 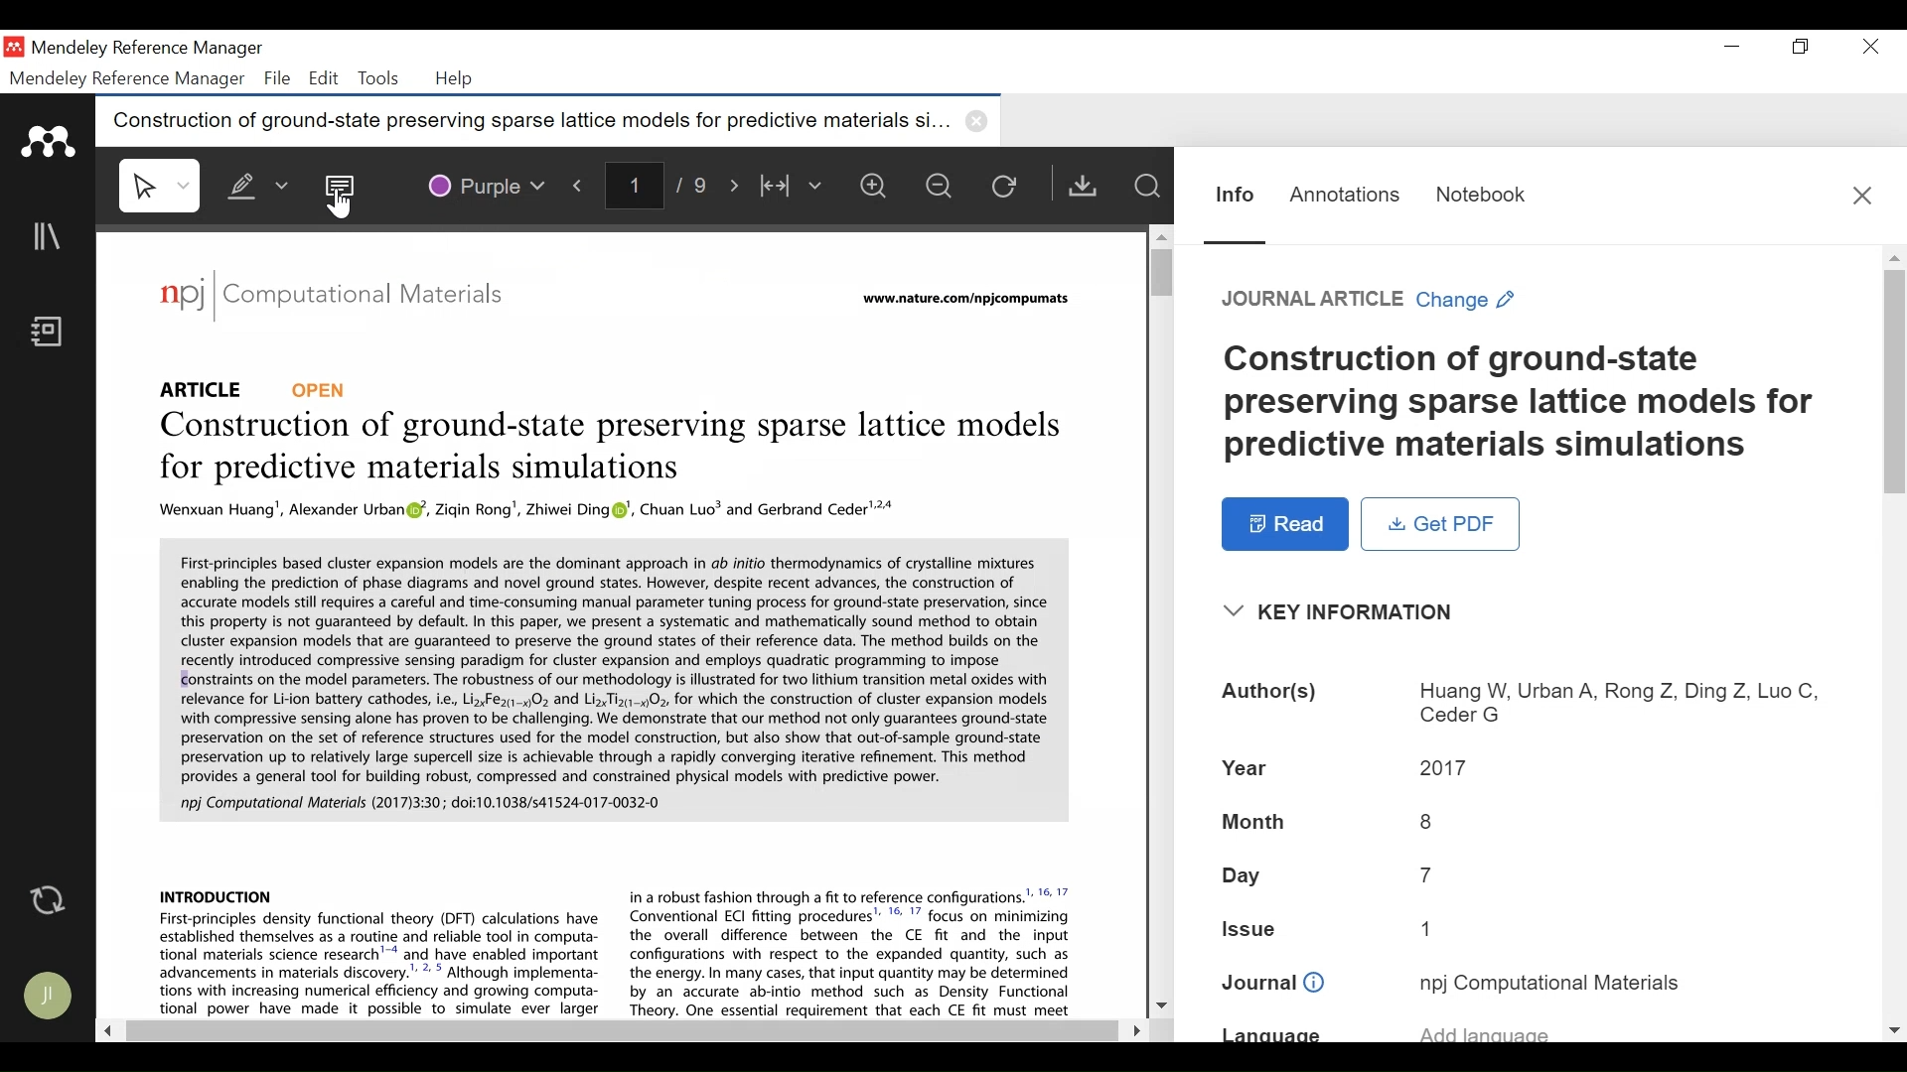 What do you see at coordinates (208, 386) in the screenshot?
I see `Reference Type: Article` at bounding box center [208, 386].